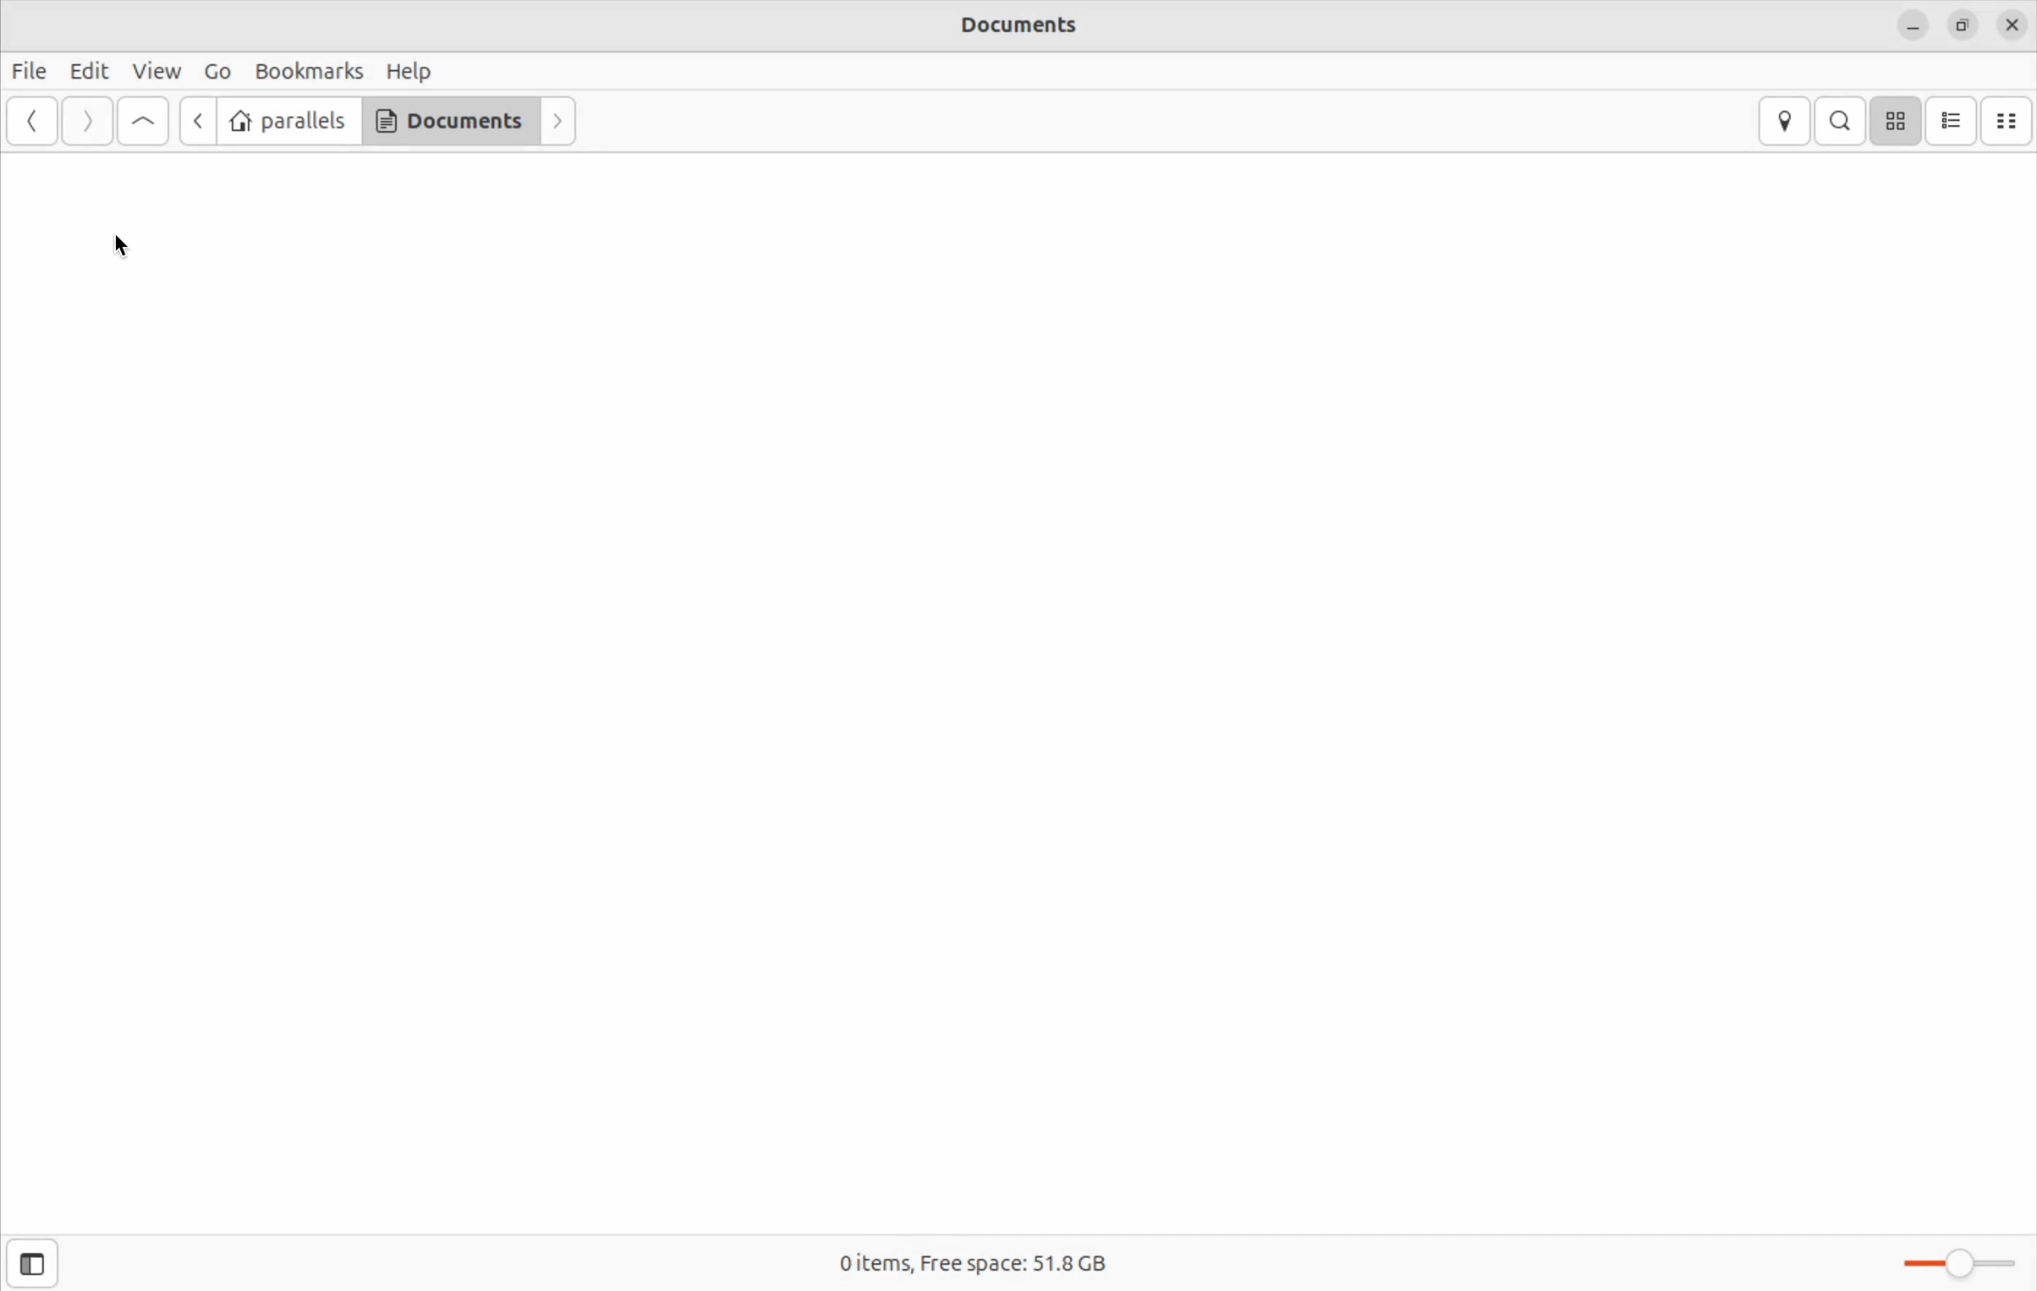 The width and height of the screenshot is (2037, 1291). What do you see at coordinates (561, 121) in the screenshot?
I see `forward` at bounding box center [561, 121].